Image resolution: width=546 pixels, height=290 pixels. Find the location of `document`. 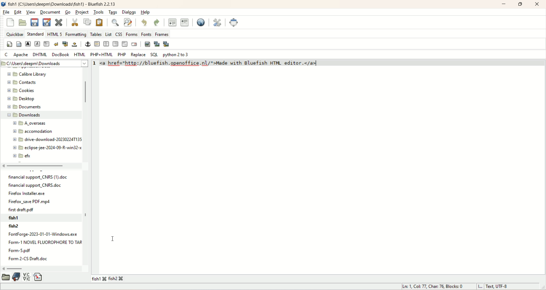

document is located at coordinates (50, 12).